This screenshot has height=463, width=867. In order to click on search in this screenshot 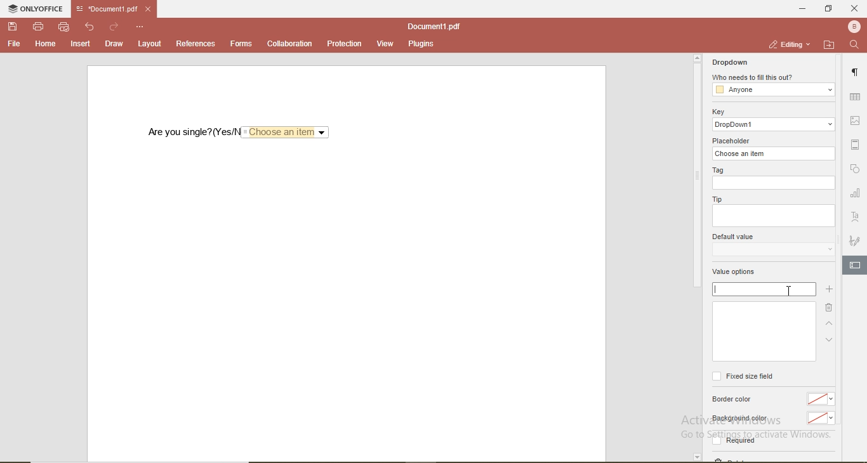, I will do `click(856, 46)`.